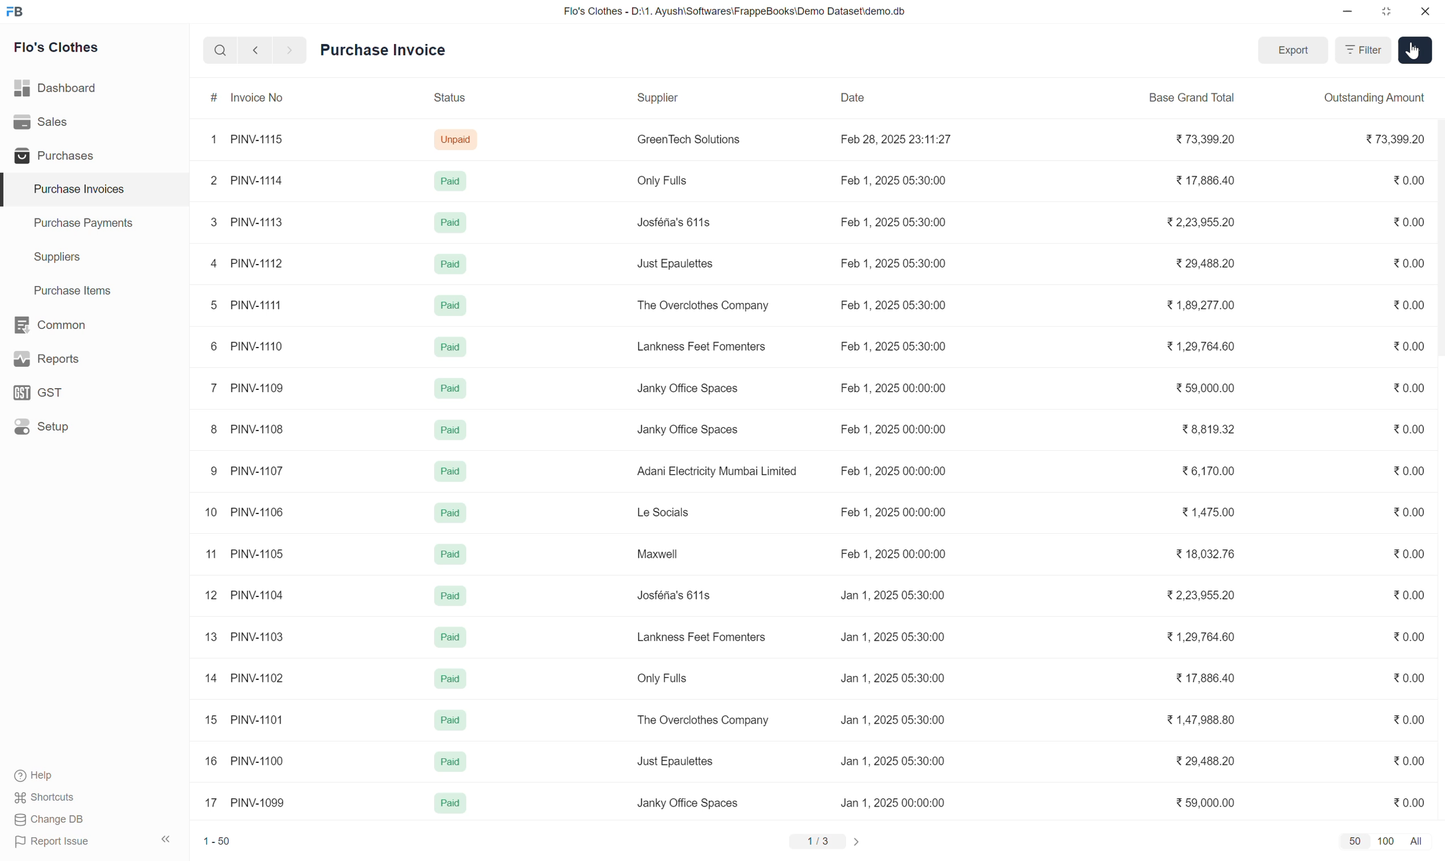 The height and width of the screenshot is (861, 1445). What do you see at coordinates (861, 840) in the screenshot?
I see `next` at bounding box center [861, 840].